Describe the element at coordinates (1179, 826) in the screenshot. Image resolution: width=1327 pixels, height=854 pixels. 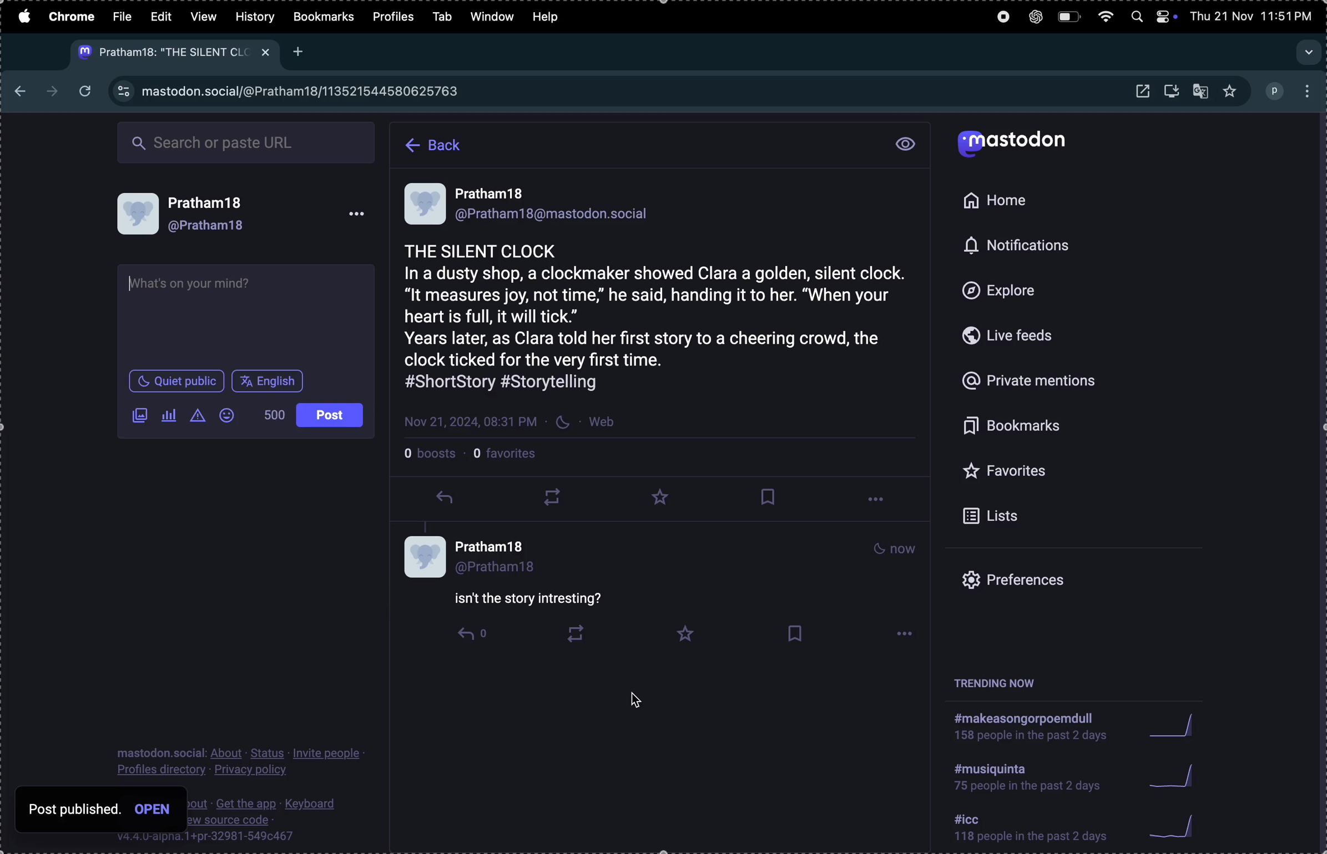
I see `graph` at that location.